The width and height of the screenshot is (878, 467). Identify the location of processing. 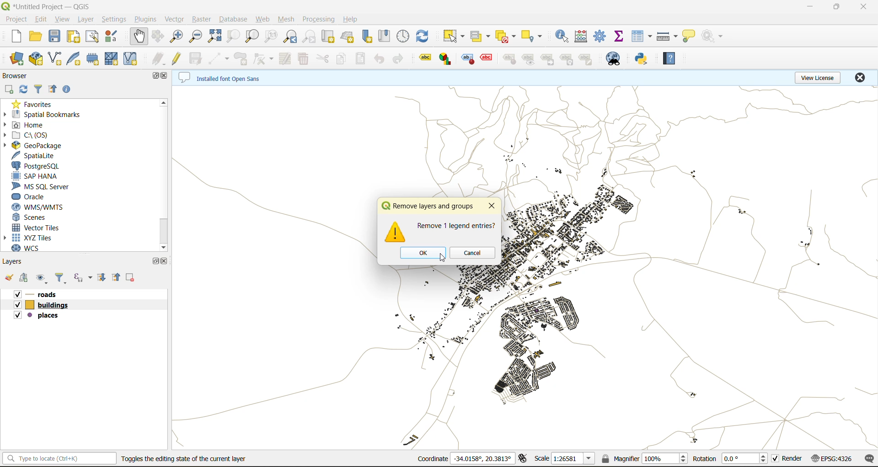
(318, 19).